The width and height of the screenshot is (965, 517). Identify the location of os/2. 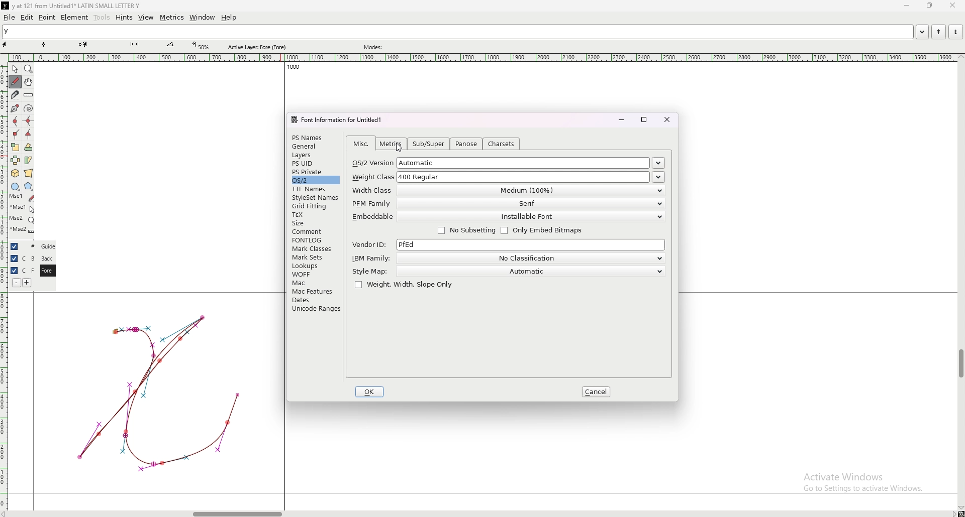
(315, 180).